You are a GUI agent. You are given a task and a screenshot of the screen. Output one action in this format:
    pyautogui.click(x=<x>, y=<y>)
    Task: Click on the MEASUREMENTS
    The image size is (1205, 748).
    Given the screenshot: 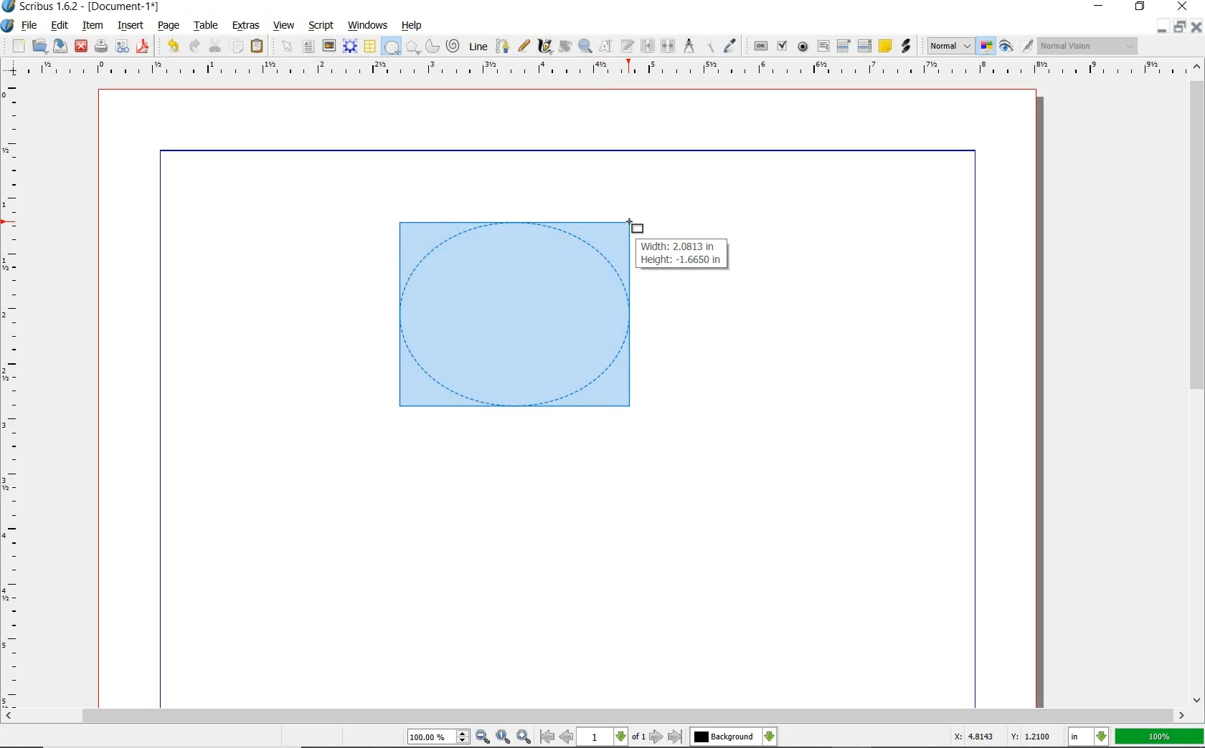 What is the action you would take?
    pyautogui.click(x=689, y=47)
    